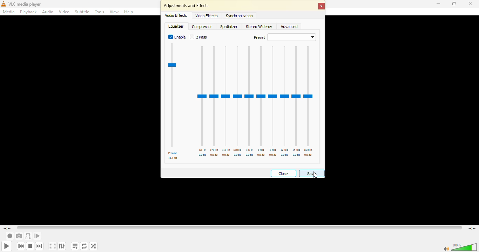  What do you see at coordinates (21, 246) in the screenshot?
I see `previous media in playlist` at bounding box center [21, 246].